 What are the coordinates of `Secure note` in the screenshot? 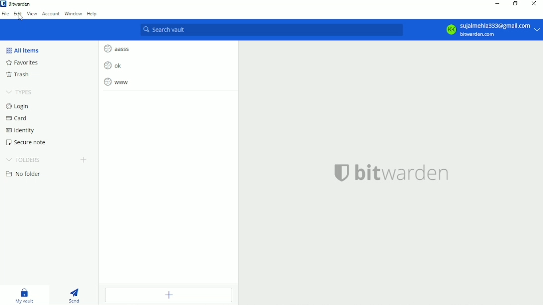 It's located at (29, 142).